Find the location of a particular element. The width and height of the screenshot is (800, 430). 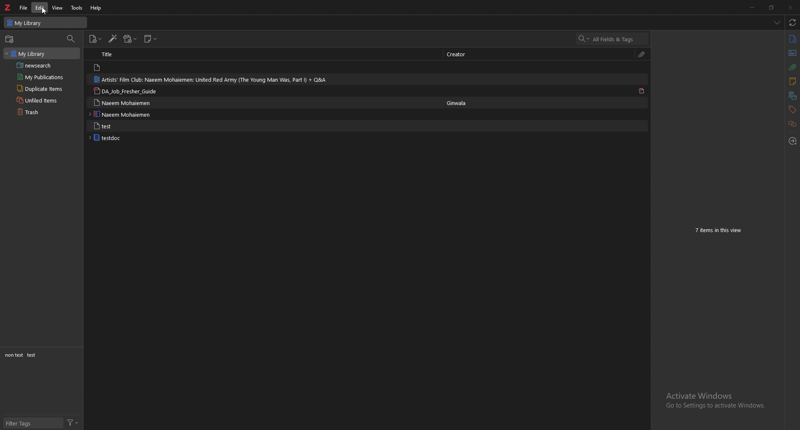

note is located at coordinates (120, 67).